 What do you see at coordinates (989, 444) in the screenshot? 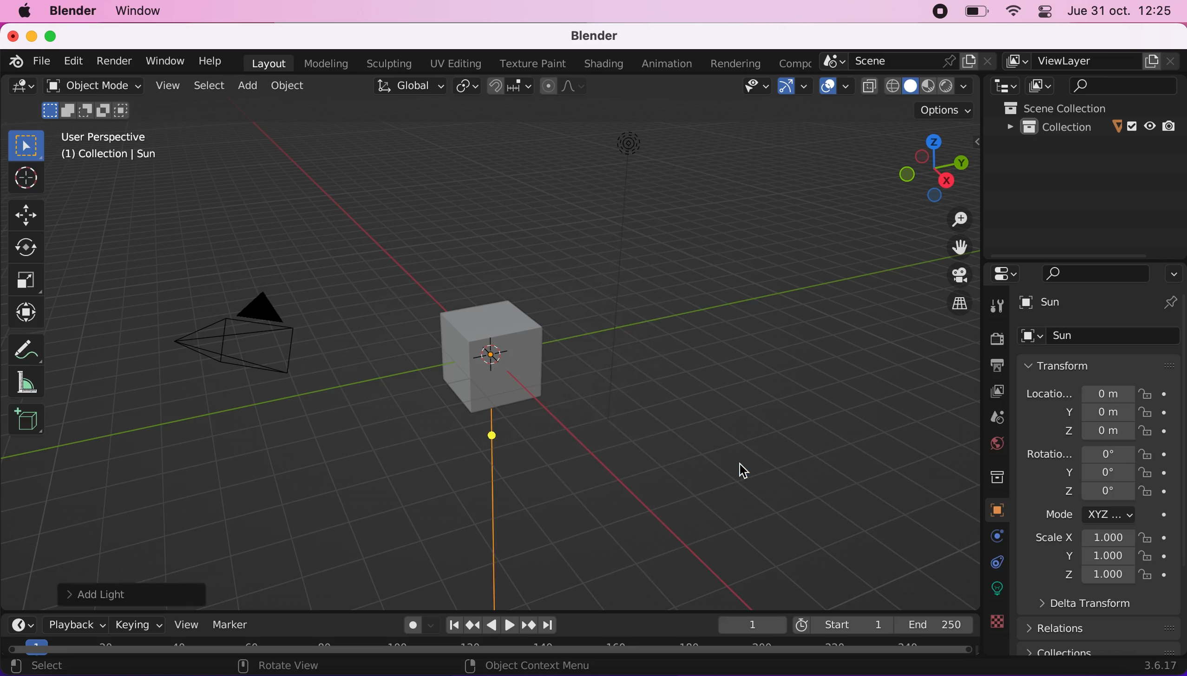
I see `world` at bounding box center [989, 444].